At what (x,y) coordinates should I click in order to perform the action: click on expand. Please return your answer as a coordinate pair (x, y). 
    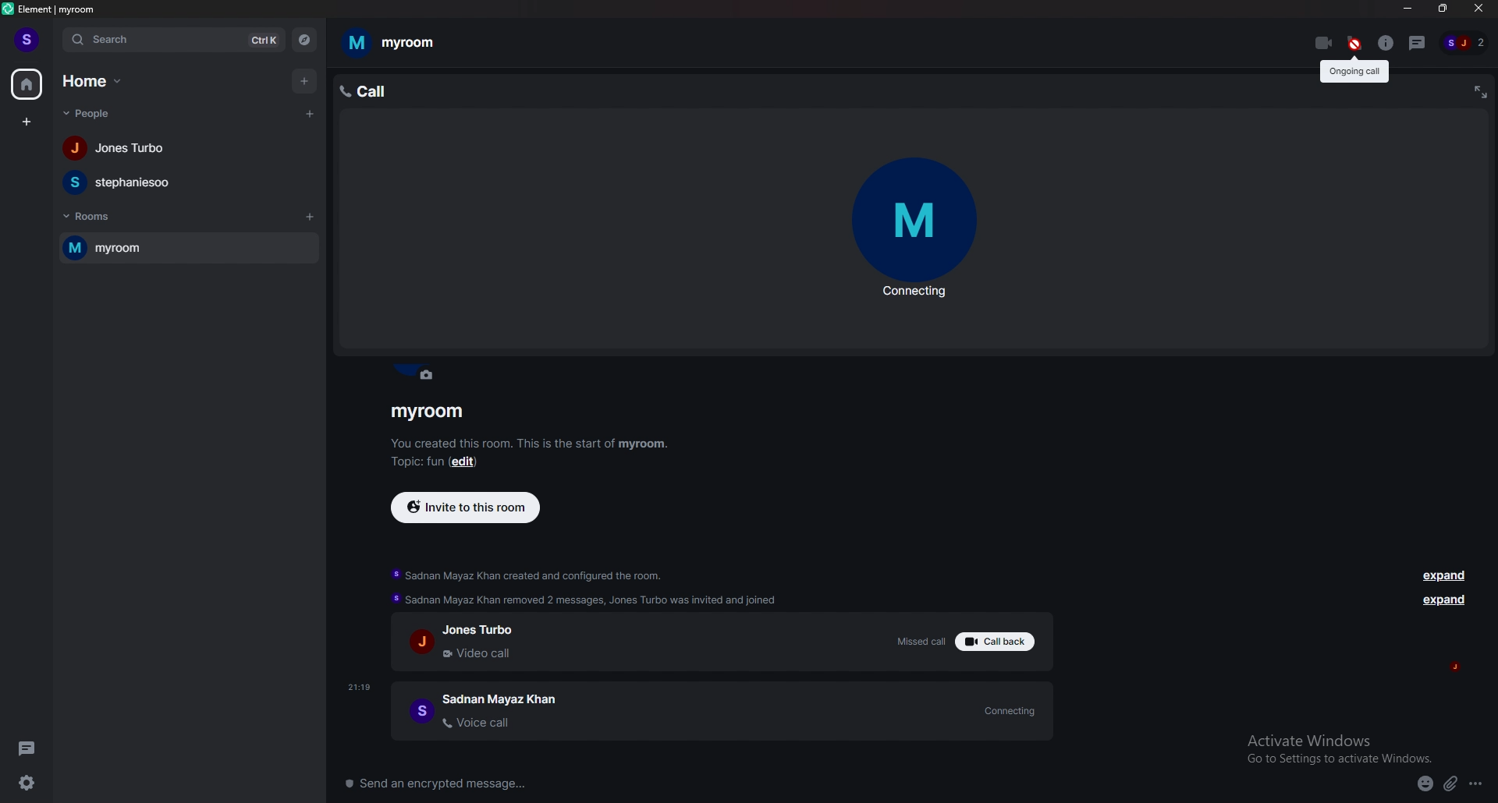
    Looking at the image, I should click on (1444, 576).